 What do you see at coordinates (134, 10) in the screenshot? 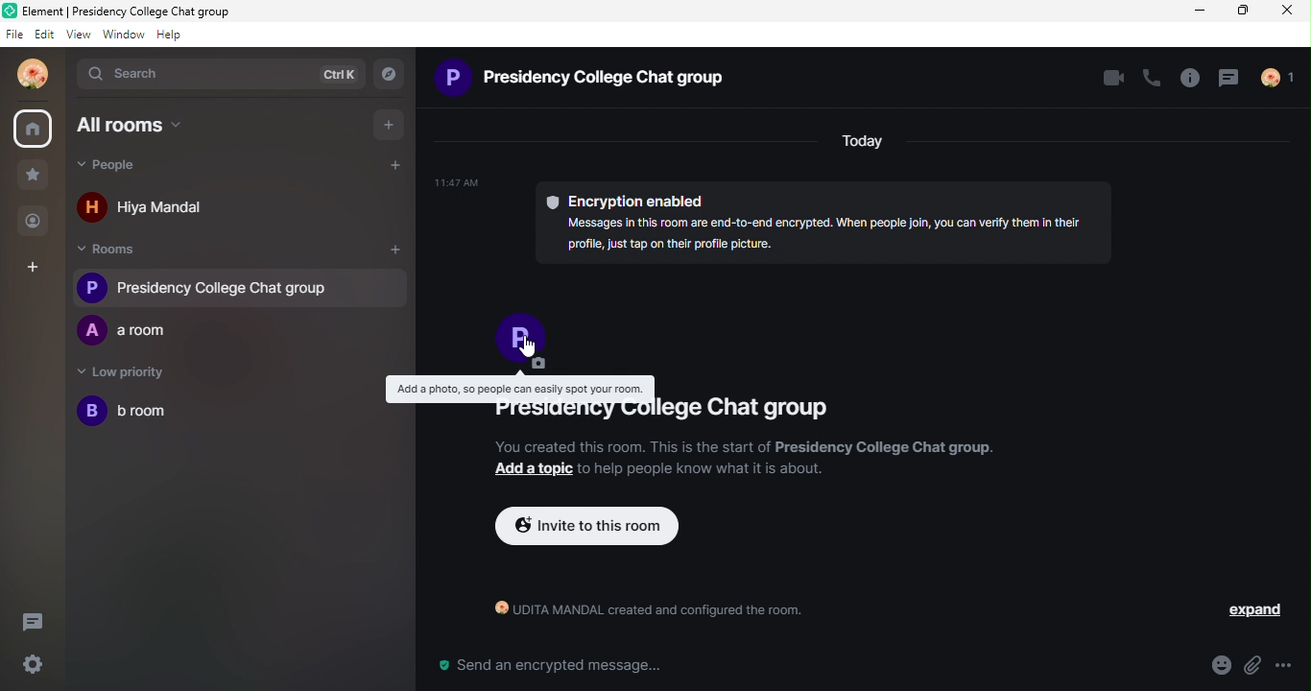
I see `Element | Presidency College Chat group` at bounding box center [134, 10].